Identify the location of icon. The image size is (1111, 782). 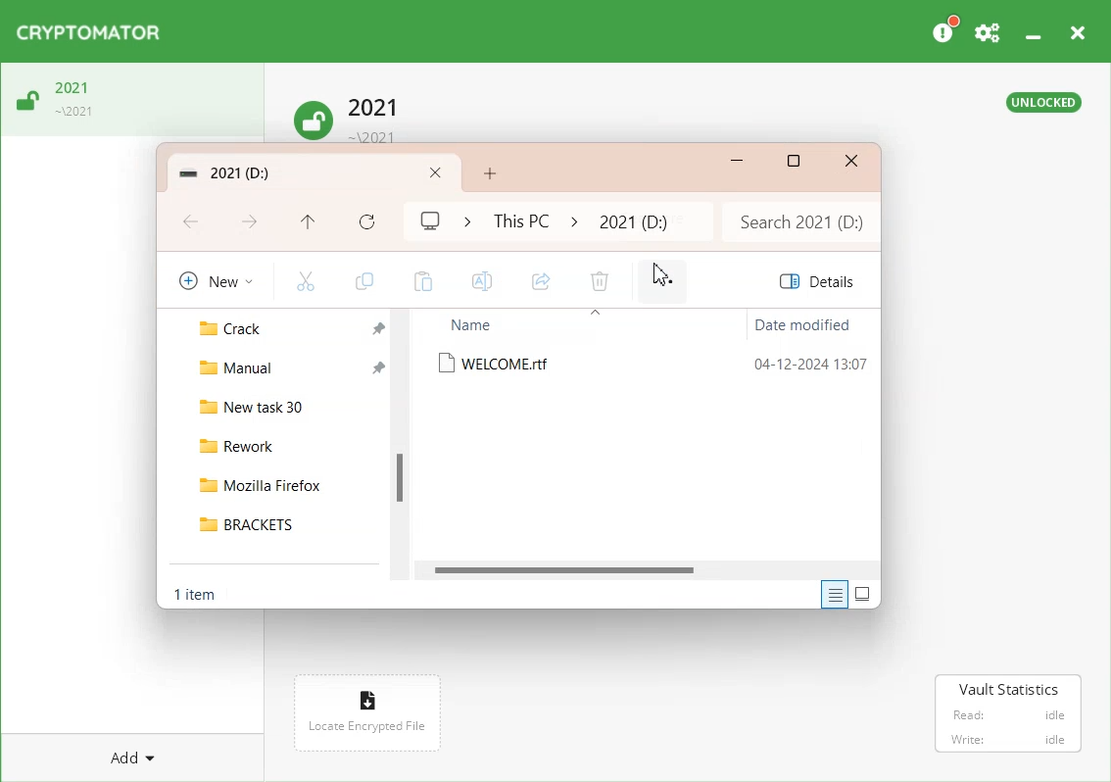
(572, 221).